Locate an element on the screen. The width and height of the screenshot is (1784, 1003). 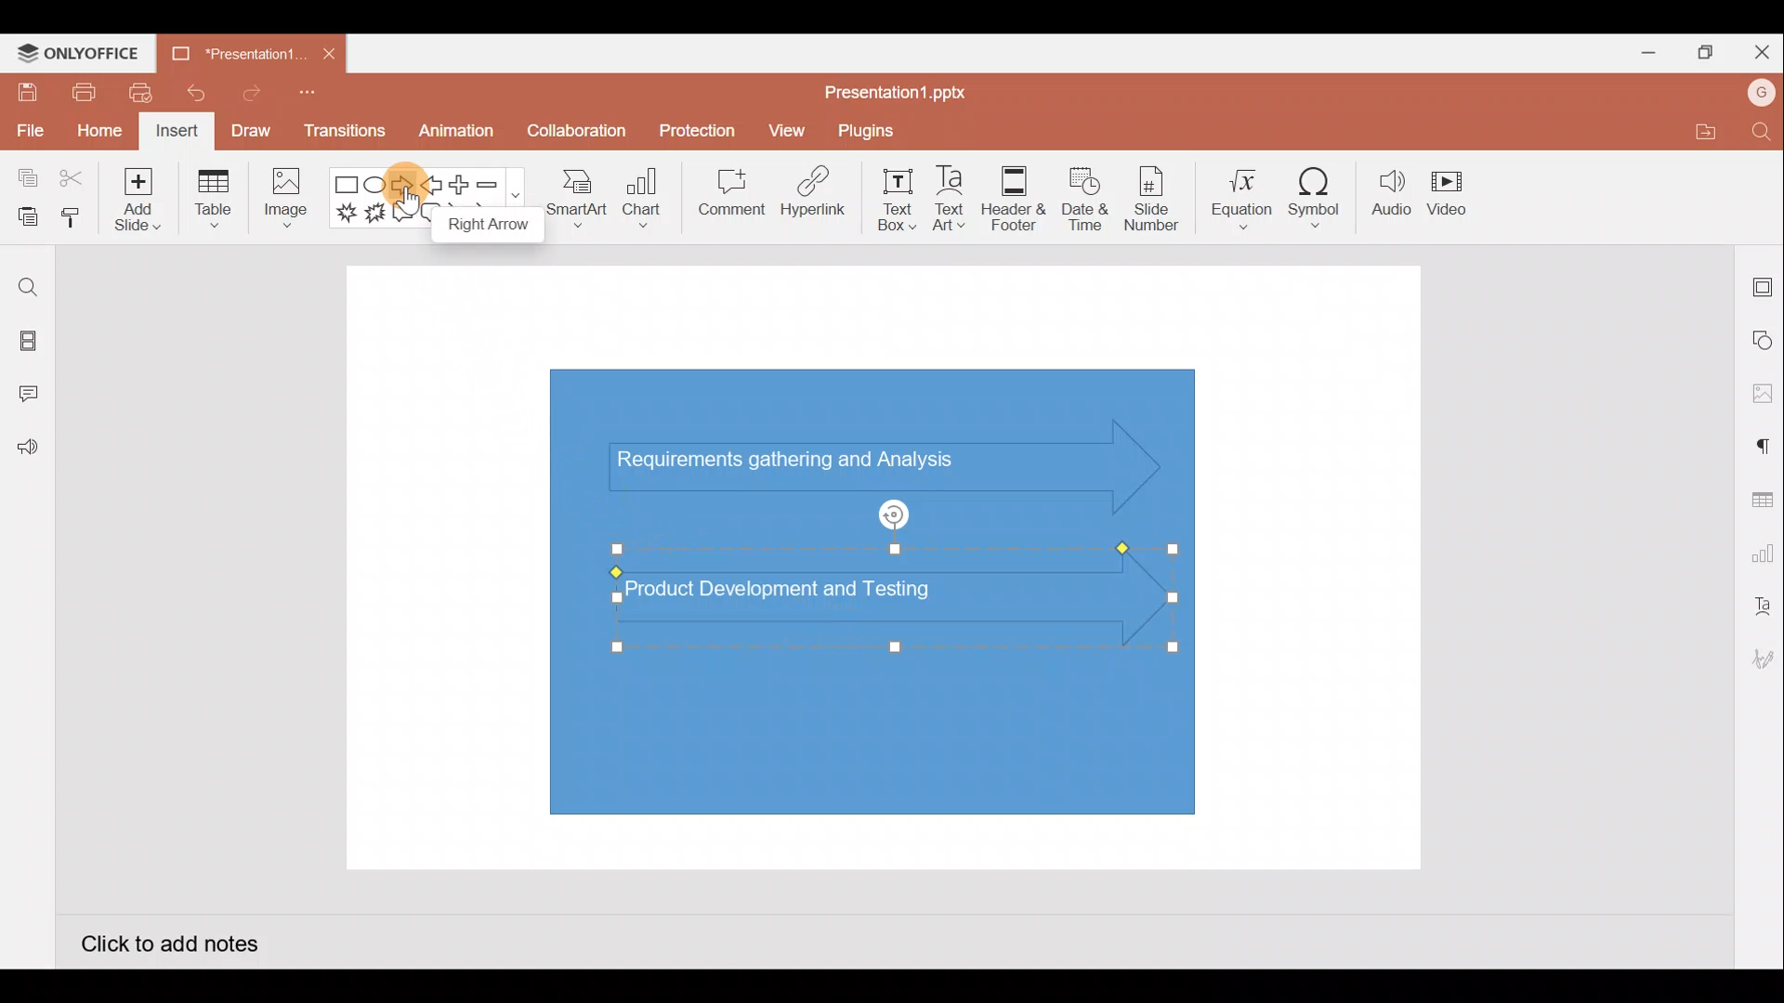
Undo is located at coordinates (189, 93).